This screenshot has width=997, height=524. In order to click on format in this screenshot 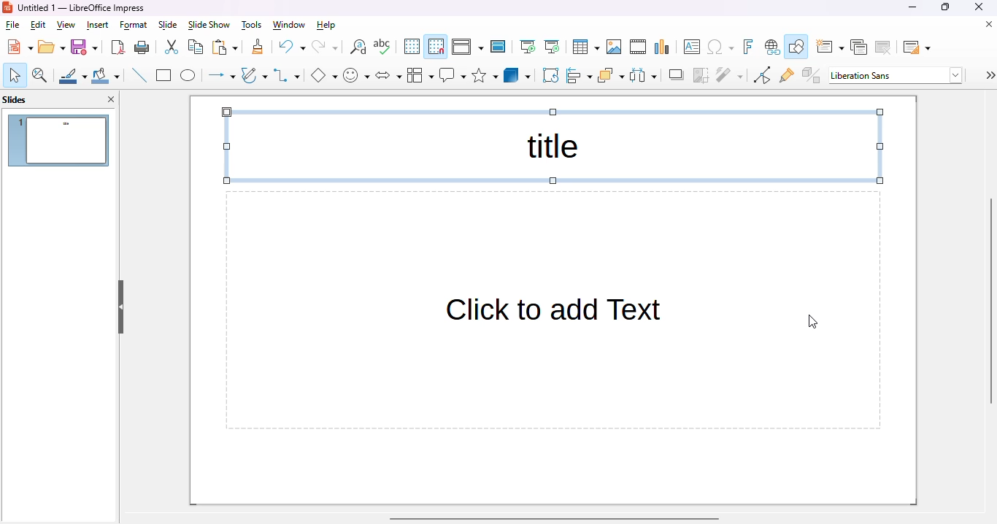, I will do `click(134, 26)`.